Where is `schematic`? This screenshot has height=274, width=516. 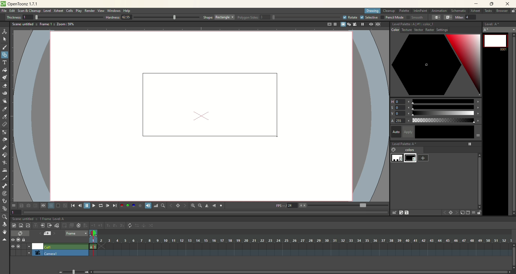 schematic is located at coordinates (459, 10).